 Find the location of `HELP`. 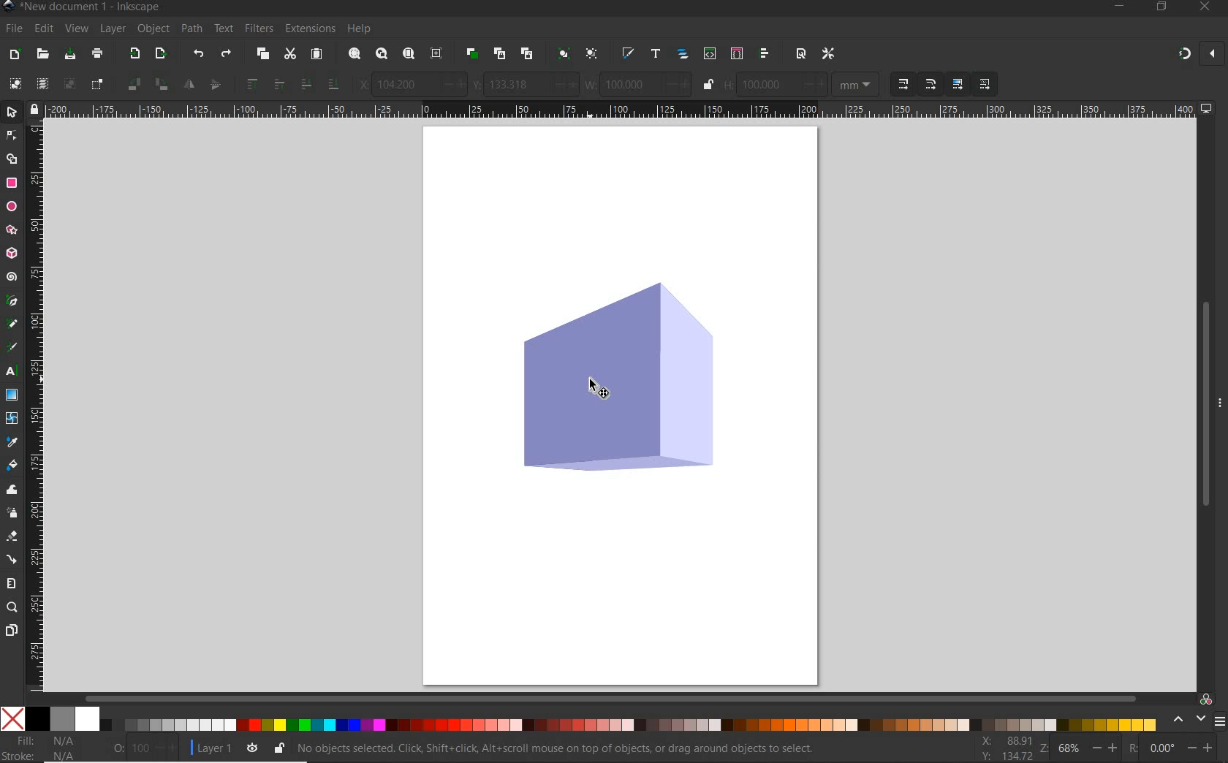

HELP is located at coordinates (360, 27).